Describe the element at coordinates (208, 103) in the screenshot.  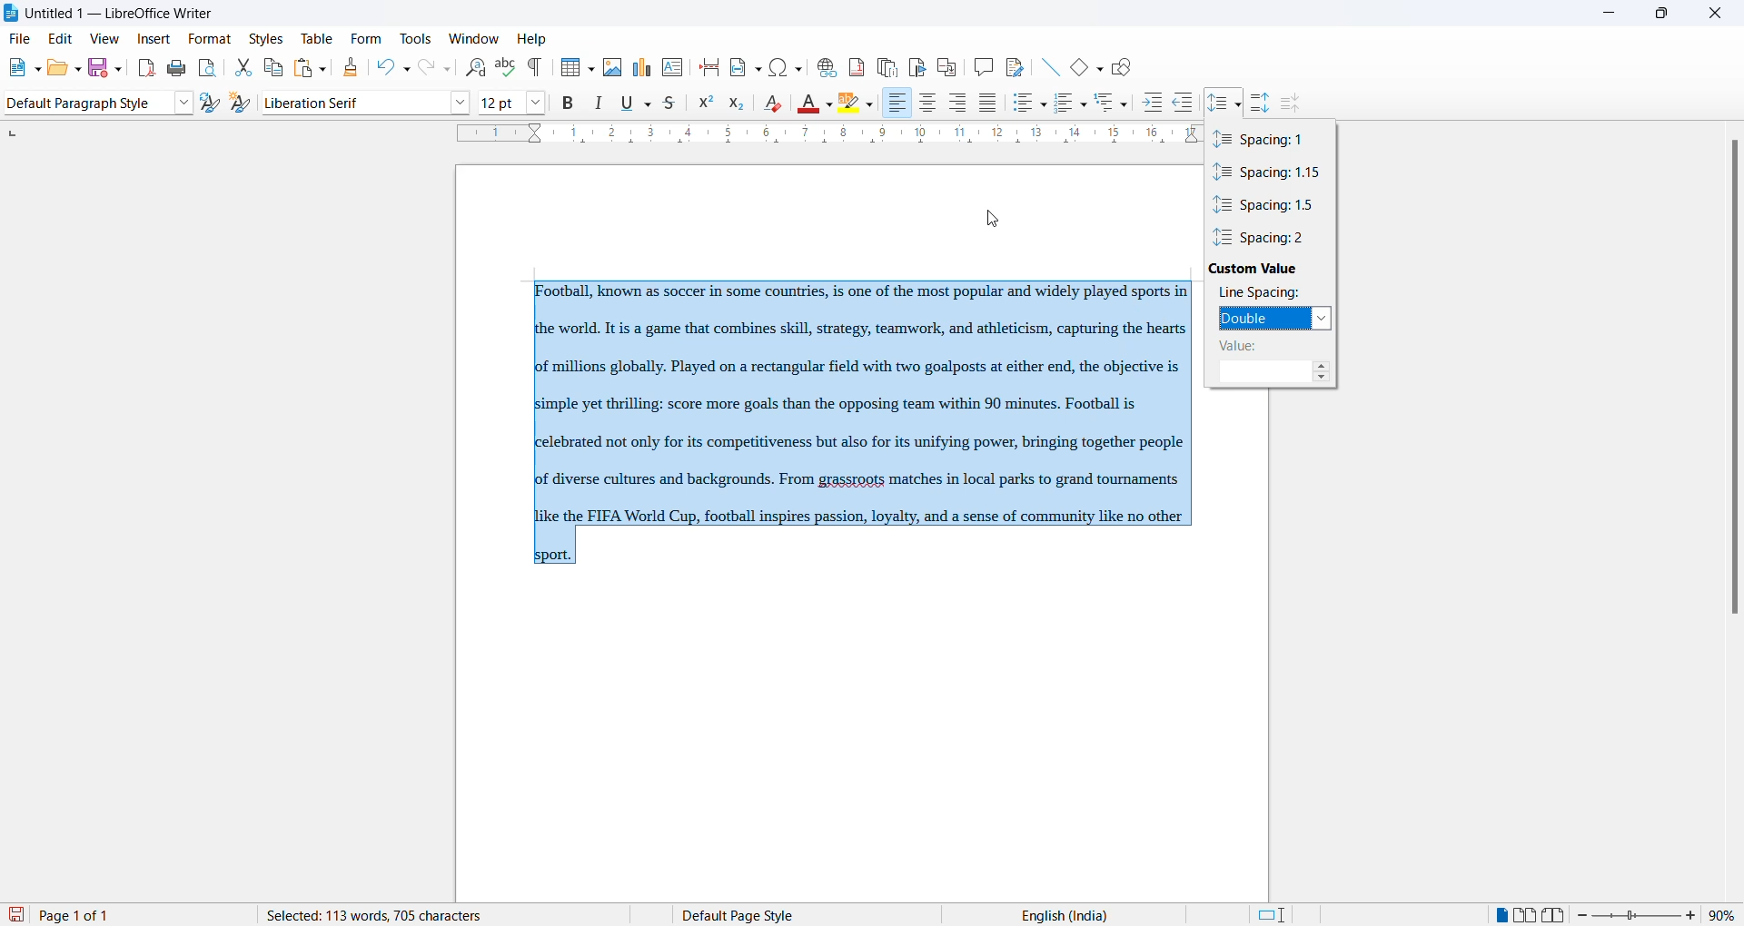
I see `update selected style` at that location.